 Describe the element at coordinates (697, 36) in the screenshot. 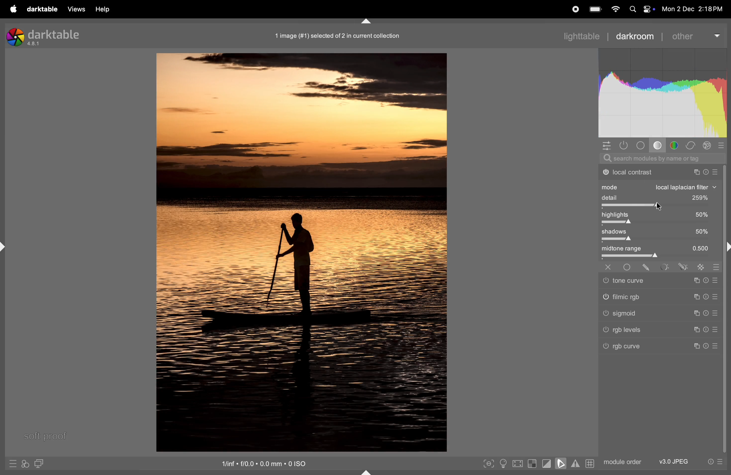

I see `other` at that location.